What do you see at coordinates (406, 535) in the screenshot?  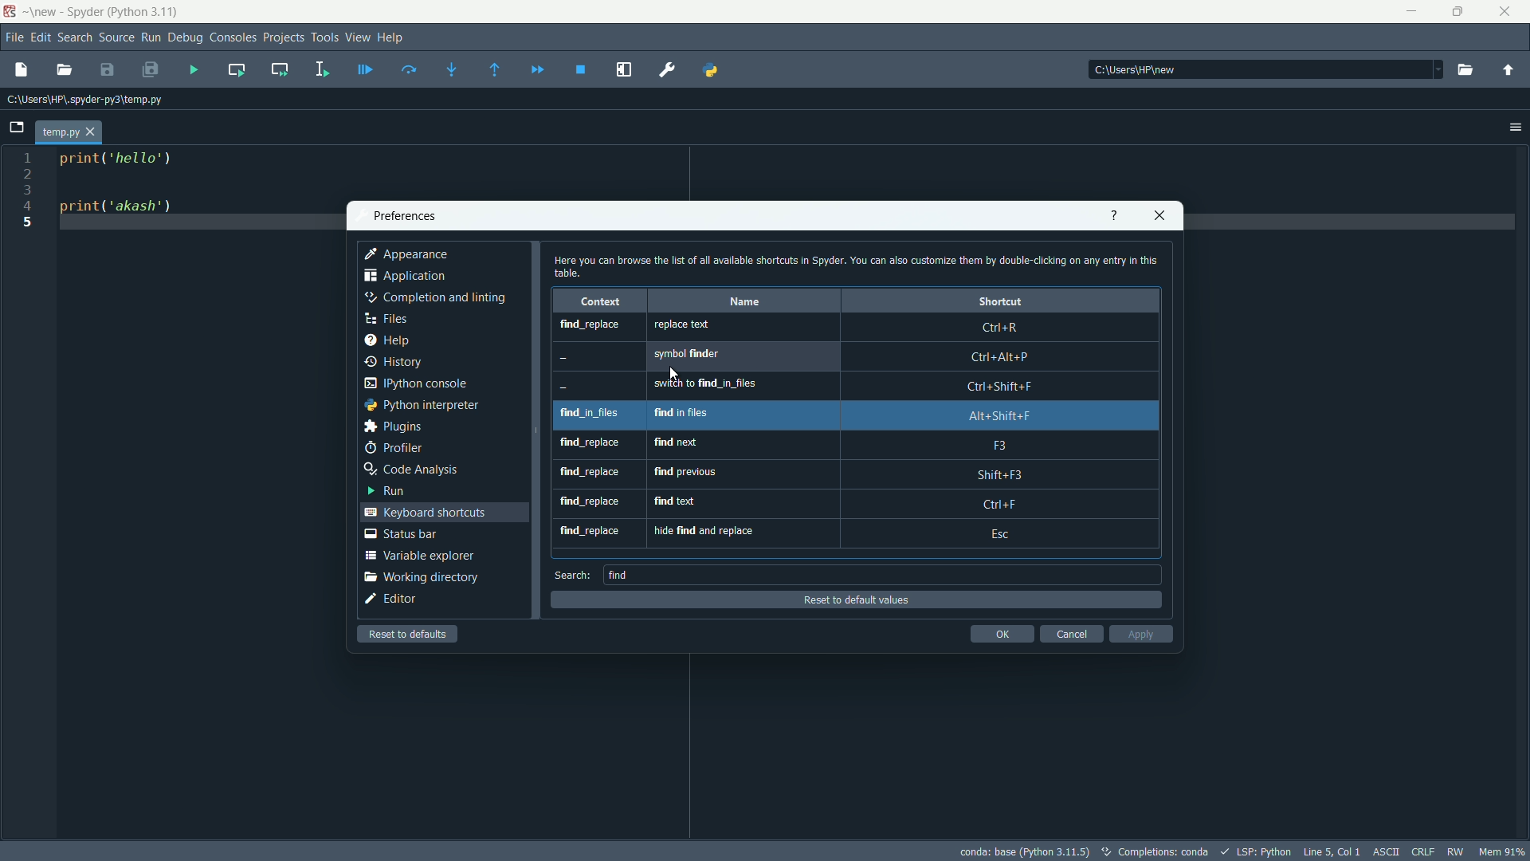 I see `status bar` at bounding box center [406, 535].